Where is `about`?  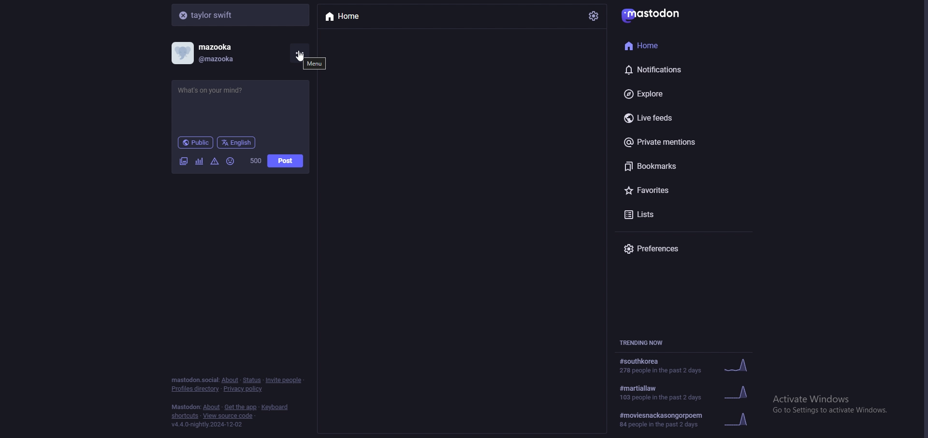 about is located at coordinates (231, 380).